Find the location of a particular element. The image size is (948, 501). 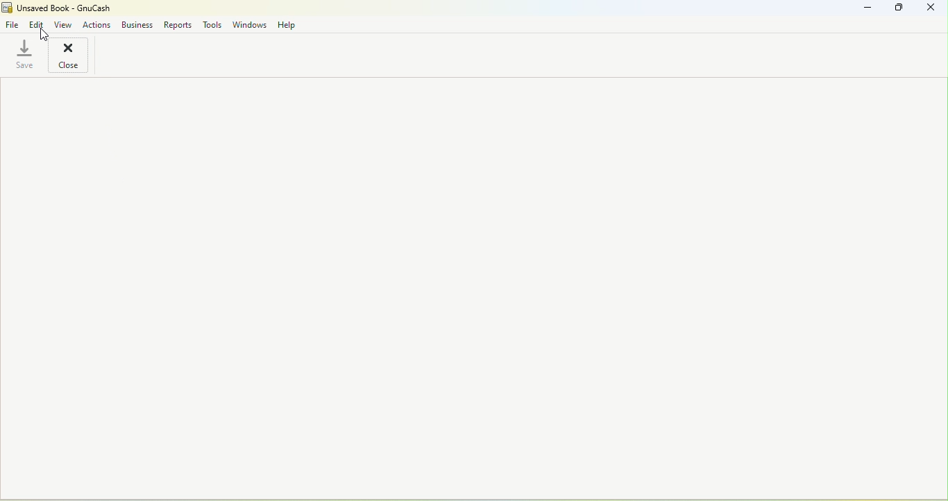

Save is located at coordinates (23, 55).